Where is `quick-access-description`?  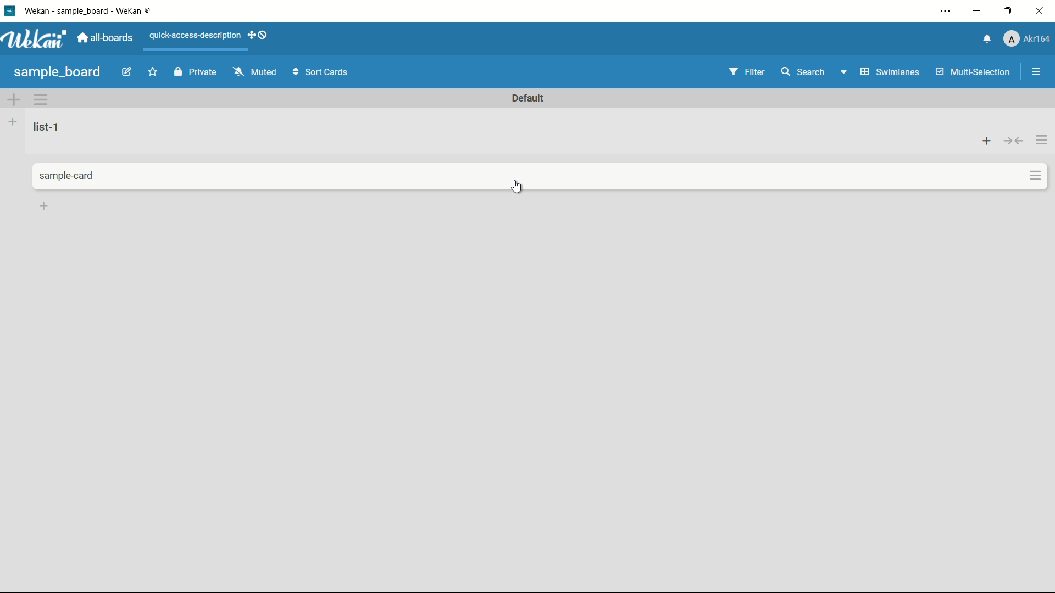
quick-access-description is located at coordinates (196, 35).